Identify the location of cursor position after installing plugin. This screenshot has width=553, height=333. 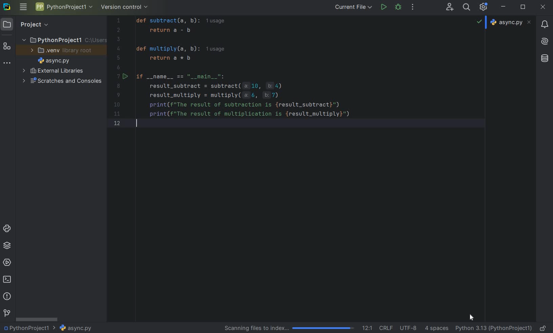
(472, 318).